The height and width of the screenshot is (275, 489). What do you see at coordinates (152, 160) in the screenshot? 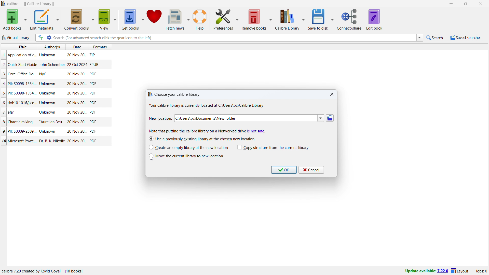
I see `cursor` at bounding box center [152, 160].